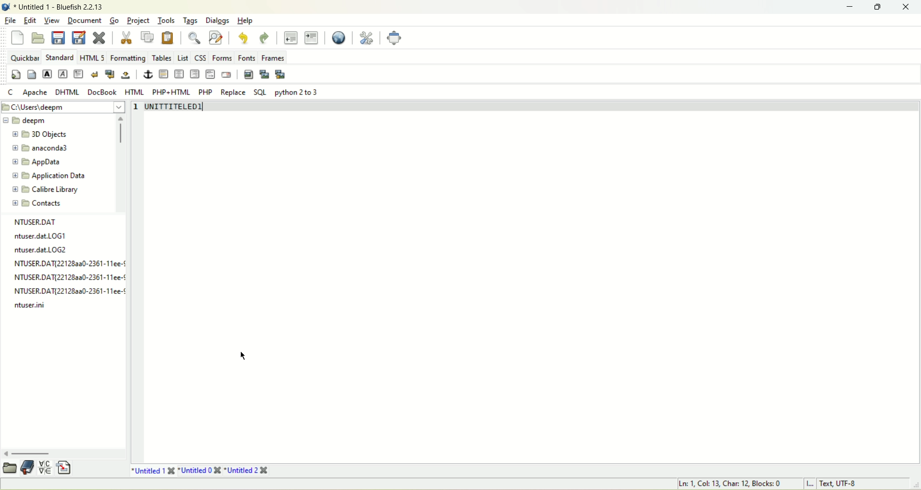 Image resolution: width=921 pixels, height=490 pixels. I want to click on edit, so click(29, 21).